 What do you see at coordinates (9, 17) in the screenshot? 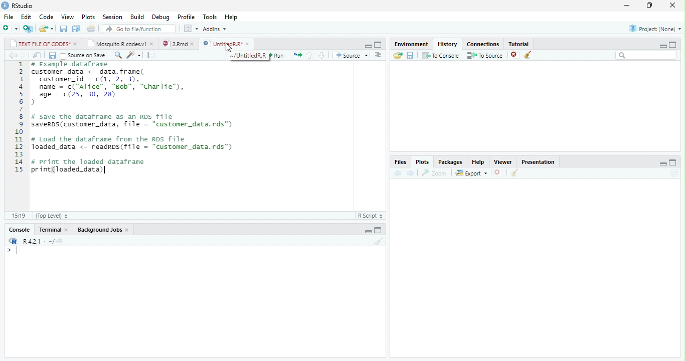
I see `File` at bounding box center [9, 17].